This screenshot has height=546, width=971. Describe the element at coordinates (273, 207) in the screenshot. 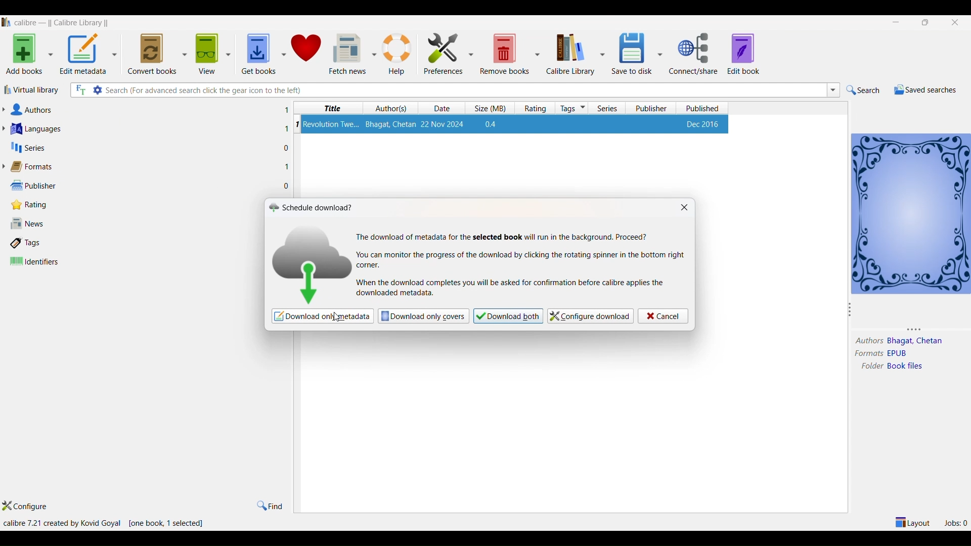

I see `logo` at that location.